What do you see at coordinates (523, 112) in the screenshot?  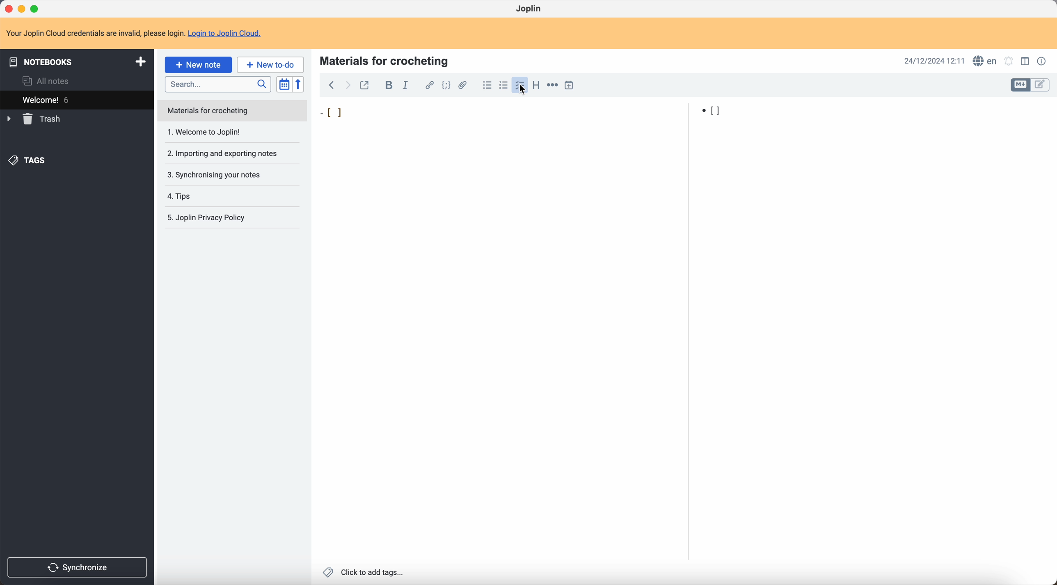 I see `bullet point` at bounding box center [523, 112].